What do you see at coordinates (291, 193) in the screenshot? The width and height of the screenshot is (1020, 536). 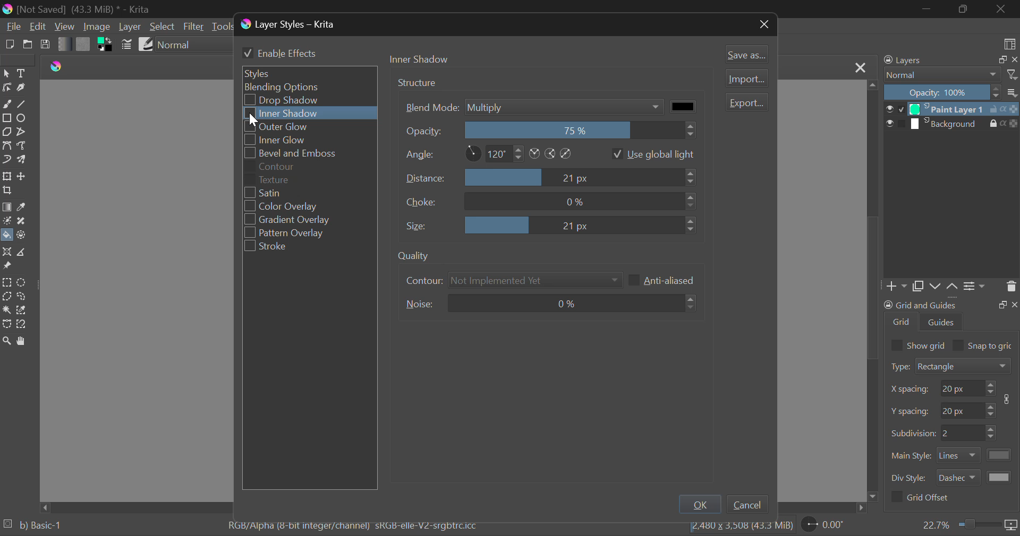 I see `Satin` at bounding box center [291, 193].